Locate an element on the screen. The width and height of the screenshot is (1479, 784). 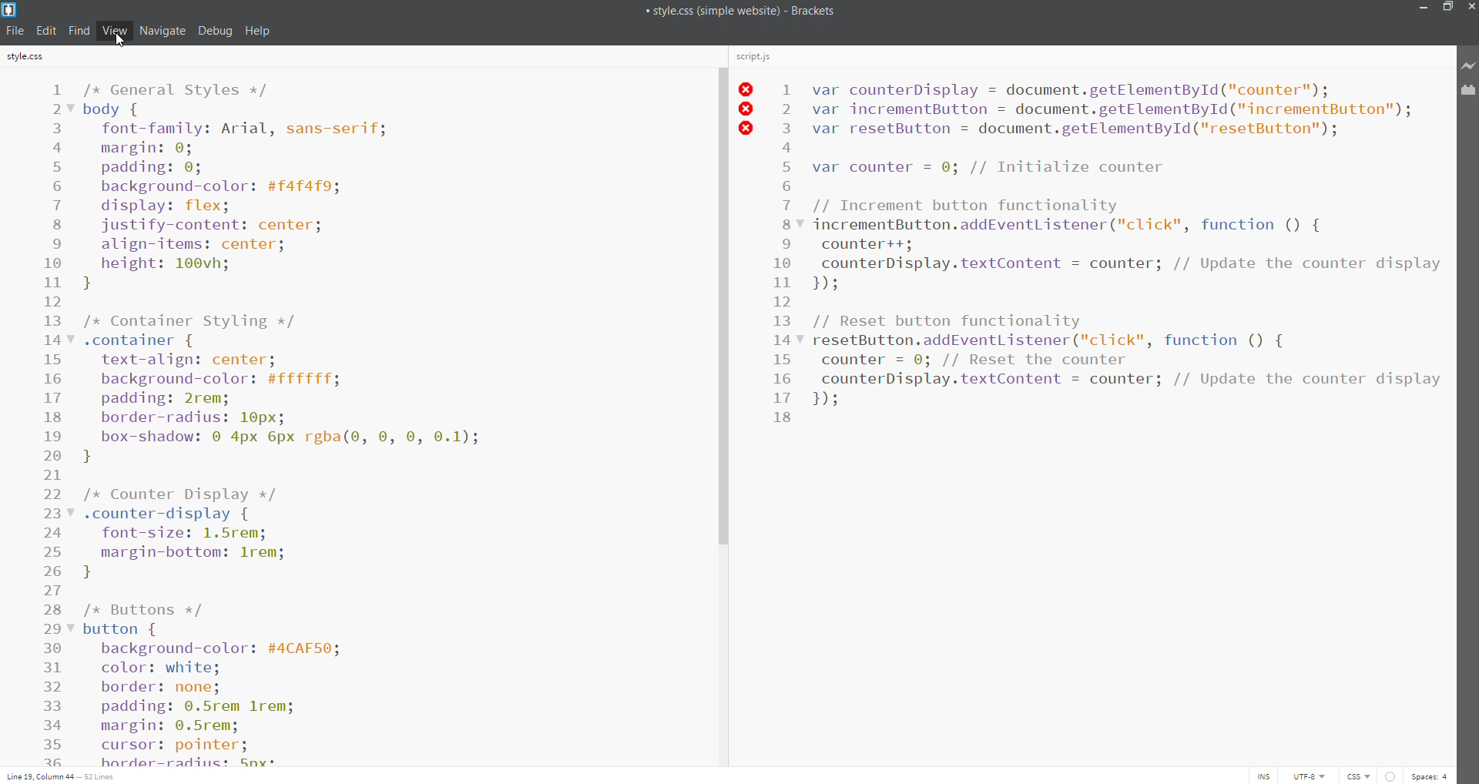
cursor position is located at coordinates (64, 775).